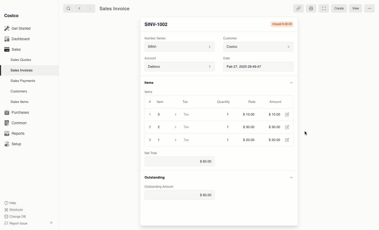  Describe the element at coordinates (286, 114) in the screenshot. I see `Edit` at that location.